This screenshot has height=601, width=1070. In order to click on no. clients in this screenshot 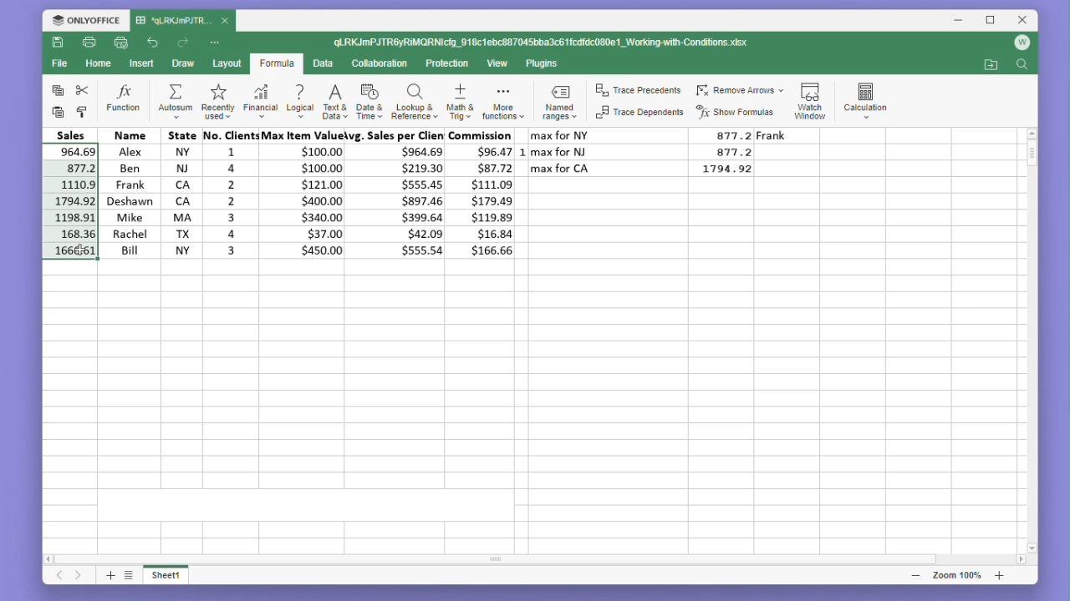, I will do `click(230, 191)`.